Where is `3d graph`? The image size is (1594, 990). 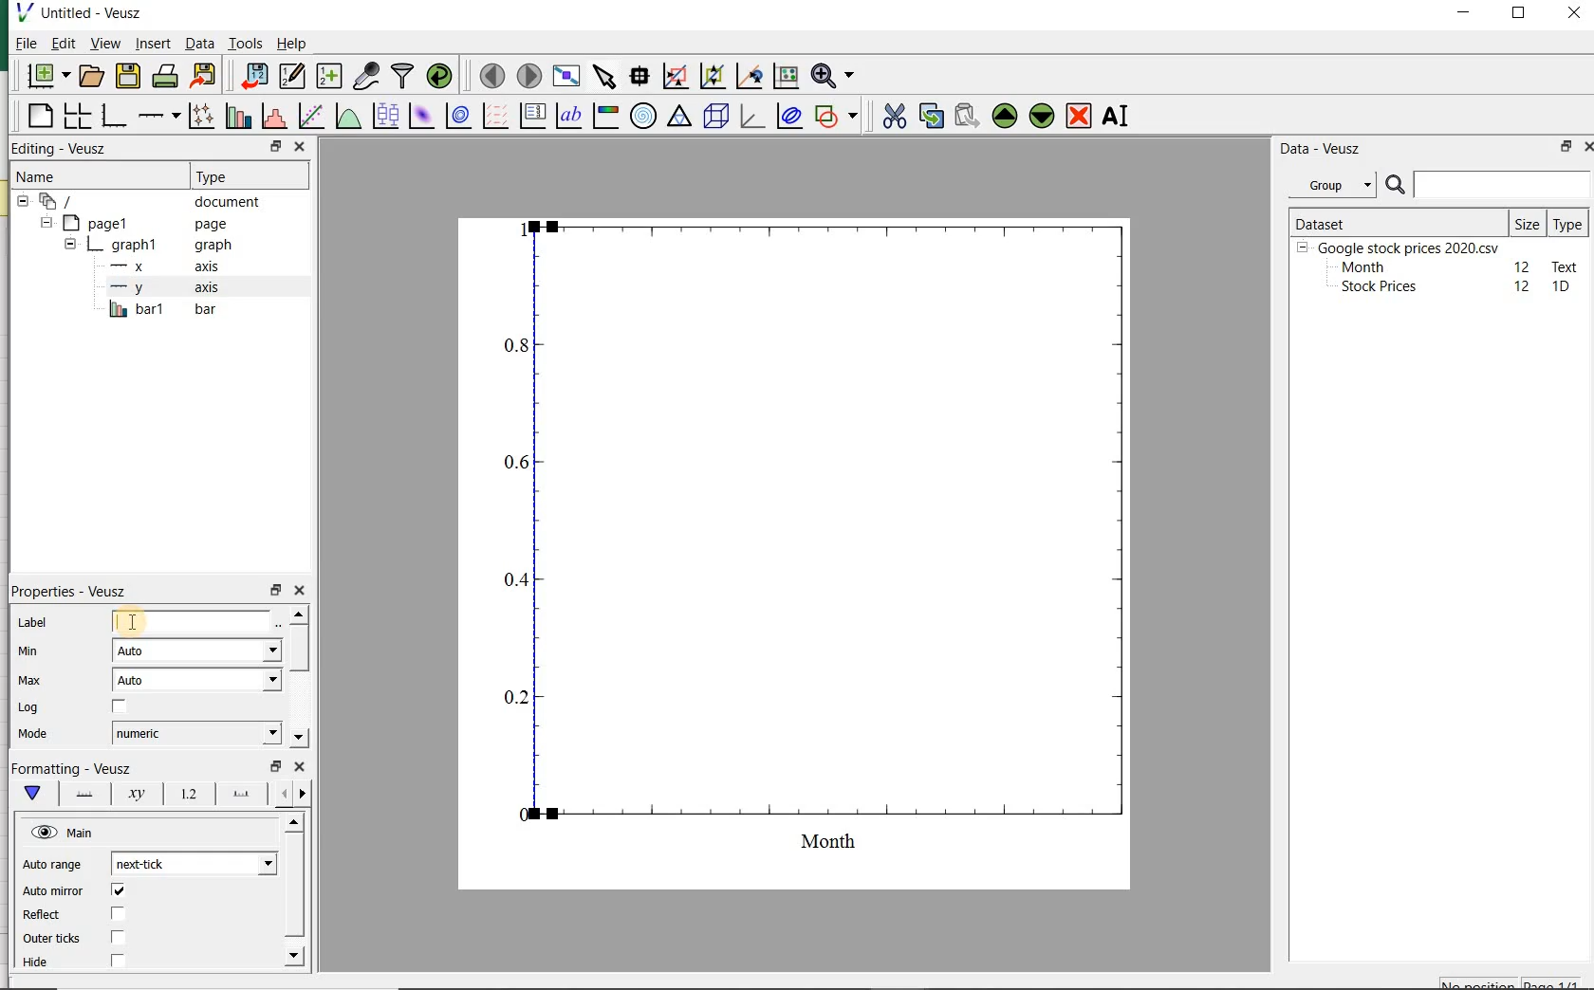
3d graph is located at coordinates (751, 118).